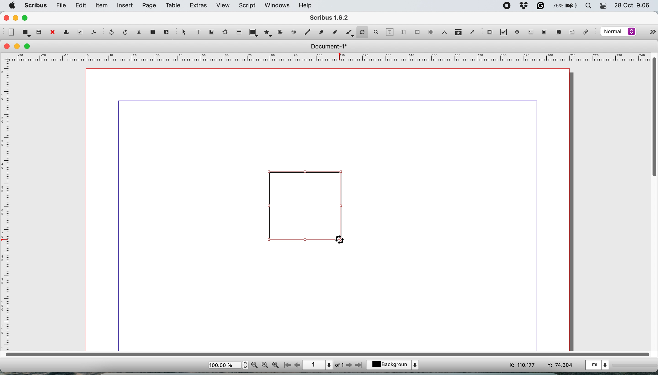 The height and width of the screenshot is (375, 658). Describe the element at coordinates (335, 17) in the screenshot. I see `scribus 1.6.2` at that location.